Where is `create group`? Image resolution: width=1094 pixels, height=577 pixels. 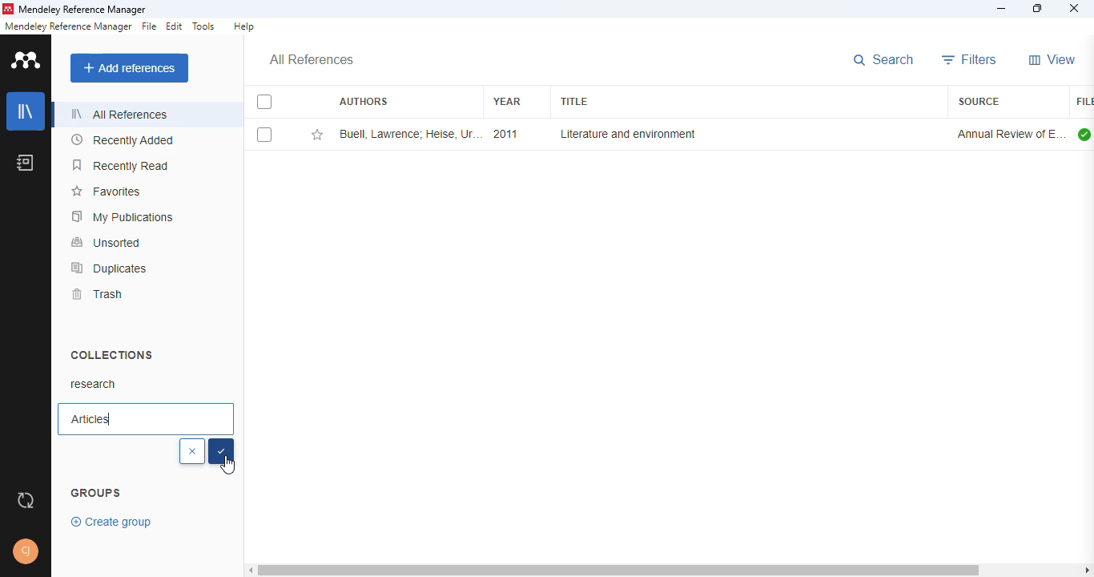 create group is located at coordinates (113, 522).